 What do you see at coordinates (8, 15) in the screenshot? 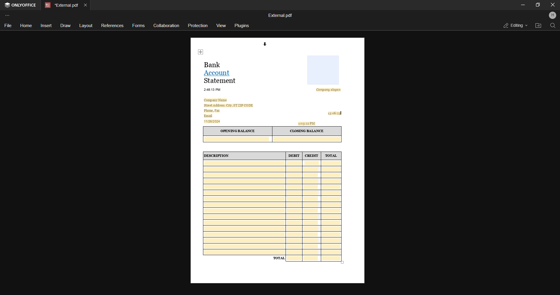
I see `customize toolbar` at bounding box center [8, 15].